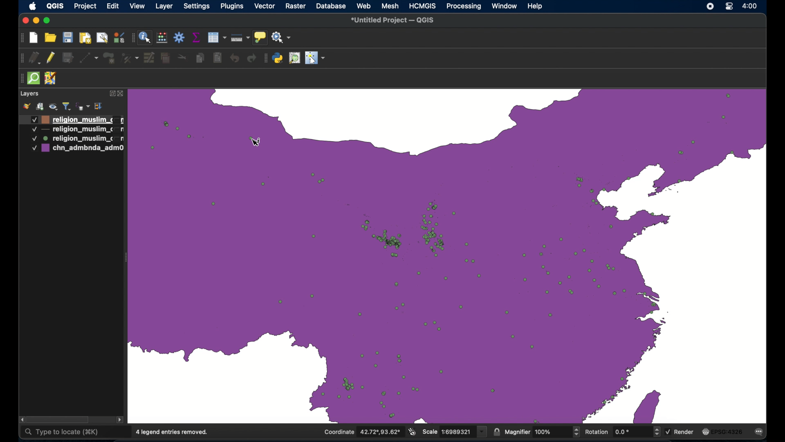  Describe the element at coordinates (76, 139) in the screenshot. I see `layer 2` at that location.